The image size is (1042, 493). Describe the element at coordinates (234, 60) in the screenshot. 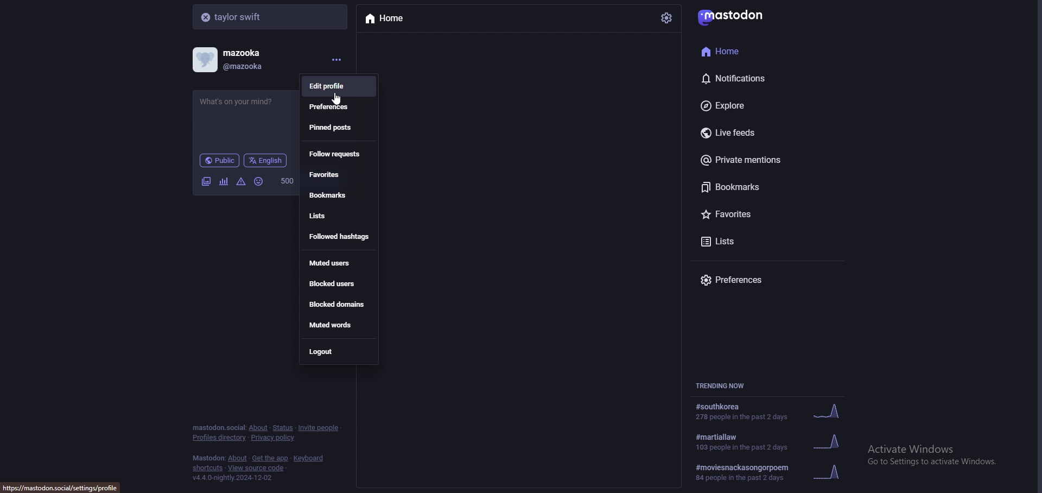

I see `profile` at that location.